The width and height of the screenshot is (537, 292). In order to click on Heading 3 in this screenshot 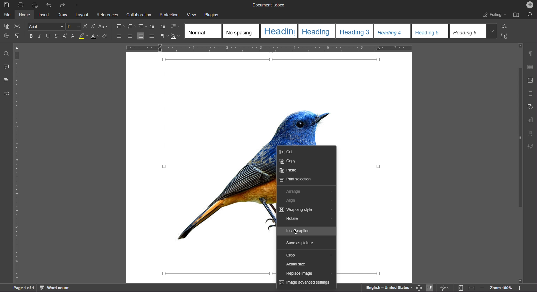, I will do `click(354, 31)`.